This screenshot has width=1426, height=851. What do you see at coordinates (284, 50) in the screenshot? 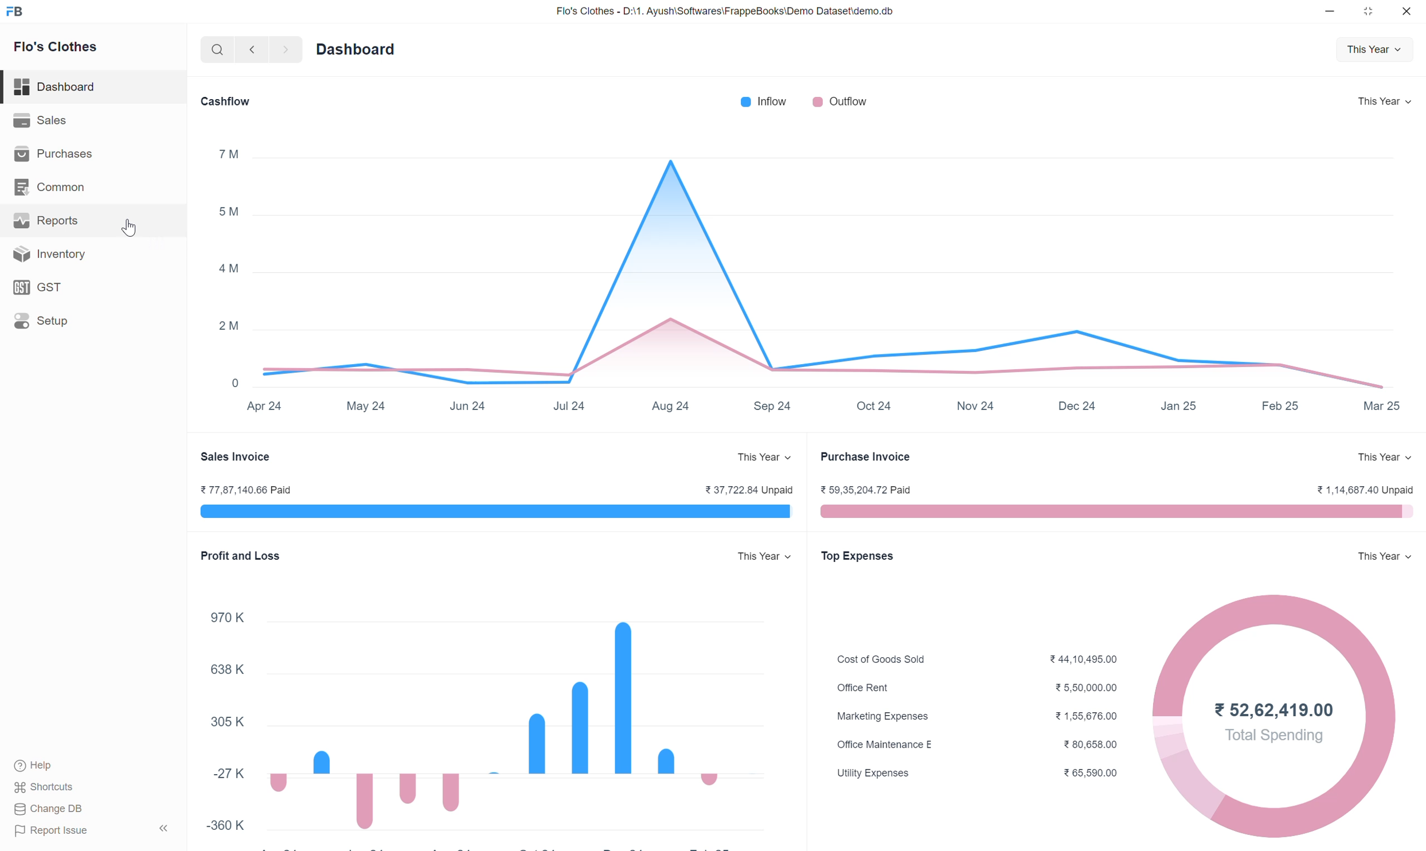
I see `forward` at bounding box center [284, 50].